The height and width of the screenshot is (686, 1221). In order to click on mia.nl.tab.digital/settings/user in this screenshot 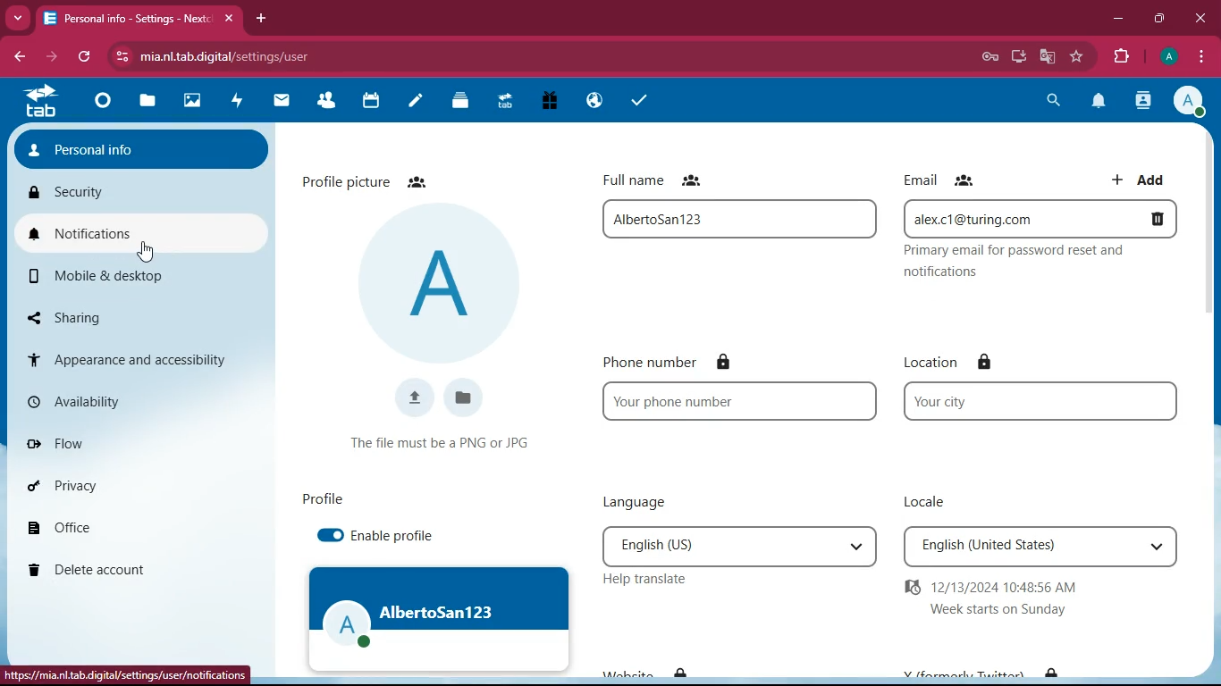, I will do `click(242, 58)`.